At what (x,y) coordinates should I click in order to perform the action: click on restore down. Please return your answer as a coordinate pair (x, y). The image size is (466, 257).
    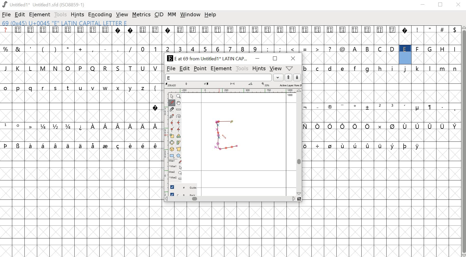
    Looking at the image, I should click on (441, 5).